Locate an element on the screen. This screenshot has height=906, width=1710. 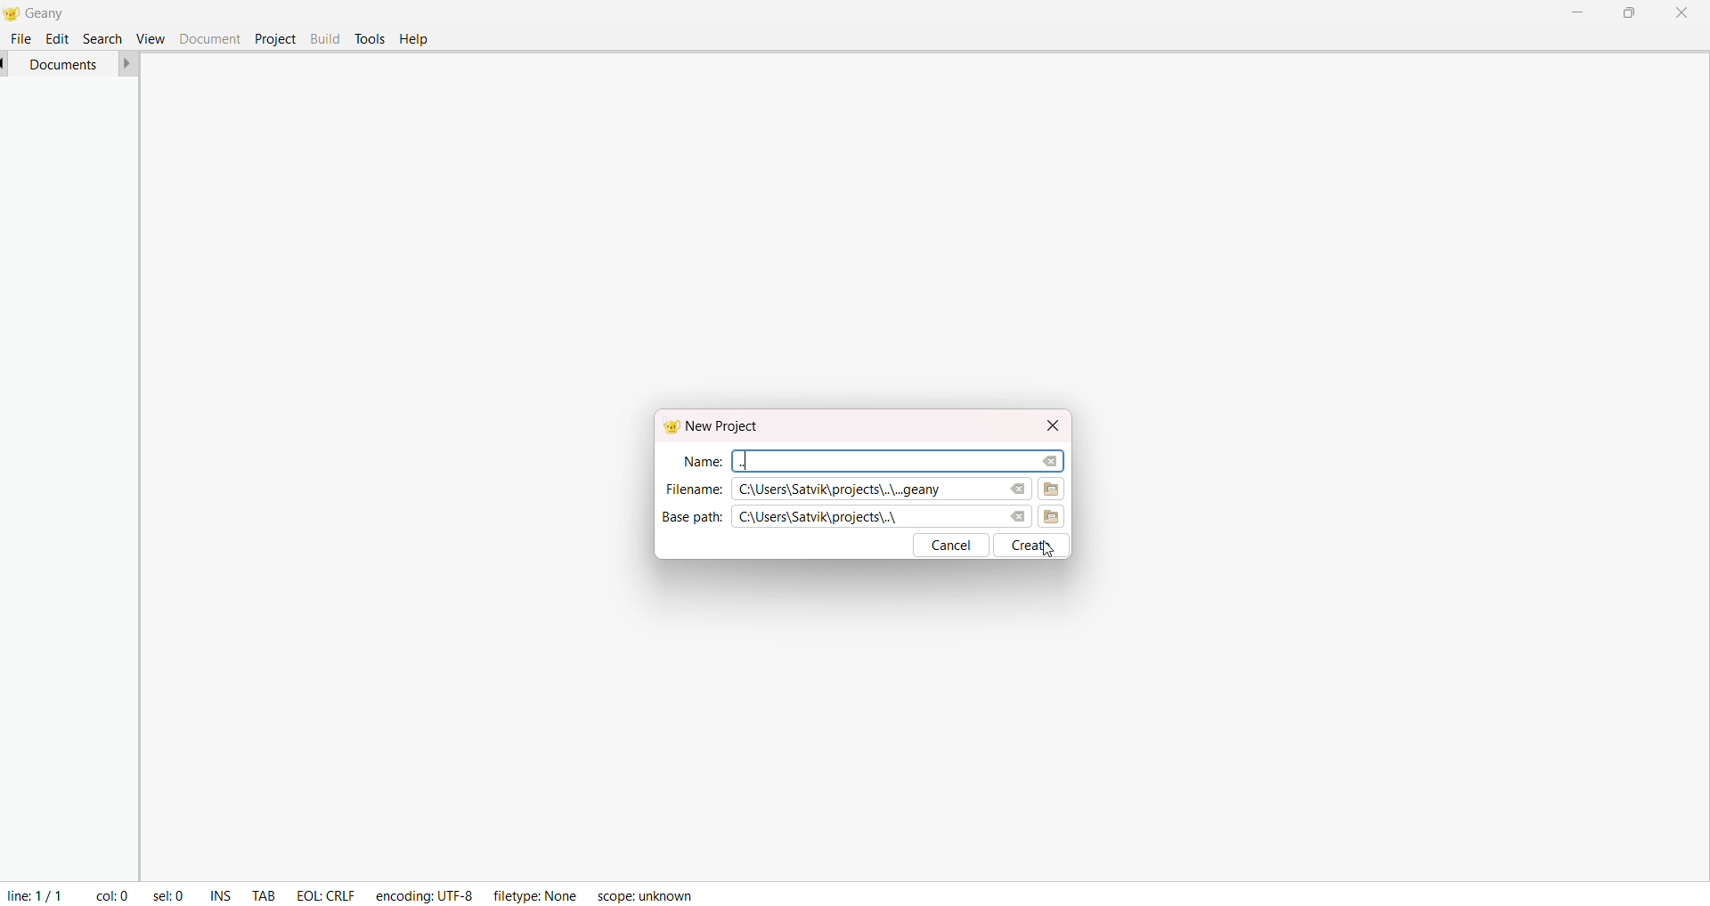
minimize is located at coordinates (1574, 10).